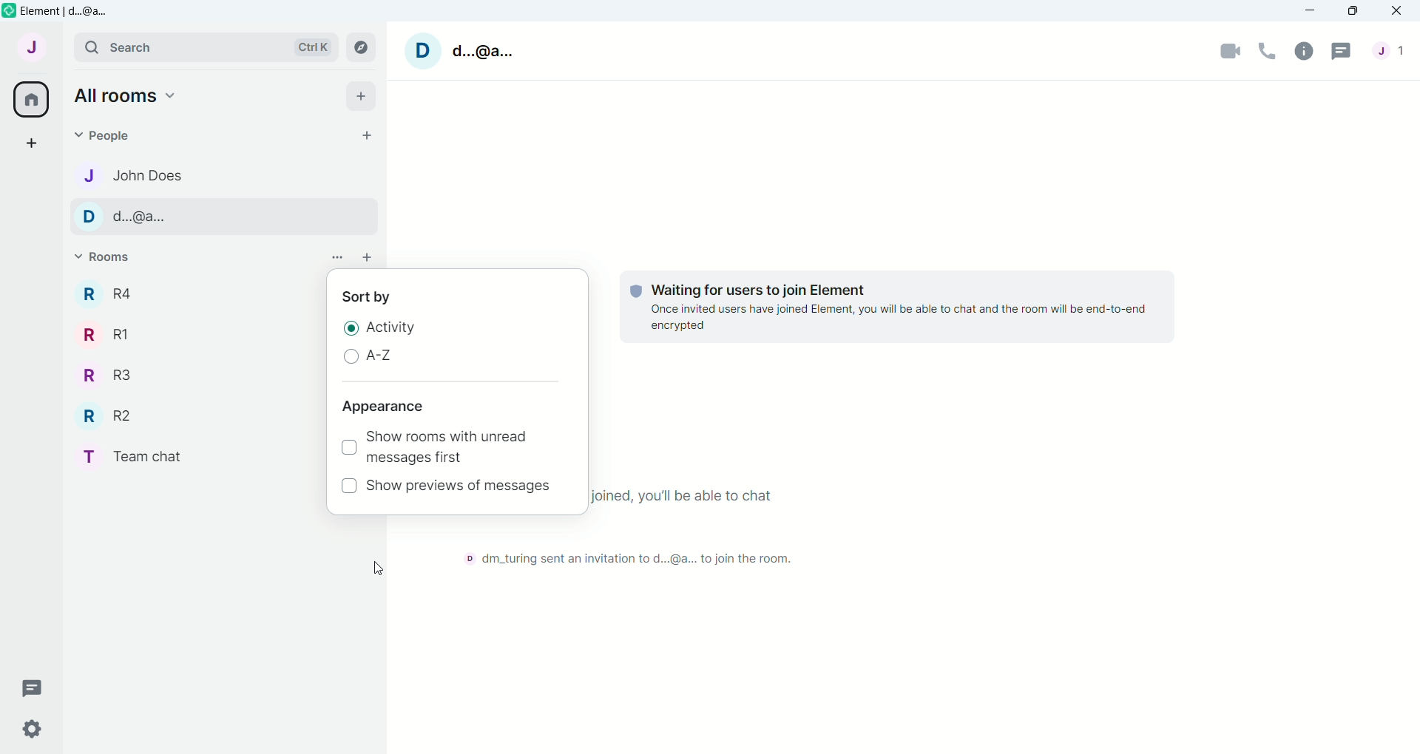 The width and height of the screenshot is (1420, 754). I want to click on A-Z, so click(383, 355).